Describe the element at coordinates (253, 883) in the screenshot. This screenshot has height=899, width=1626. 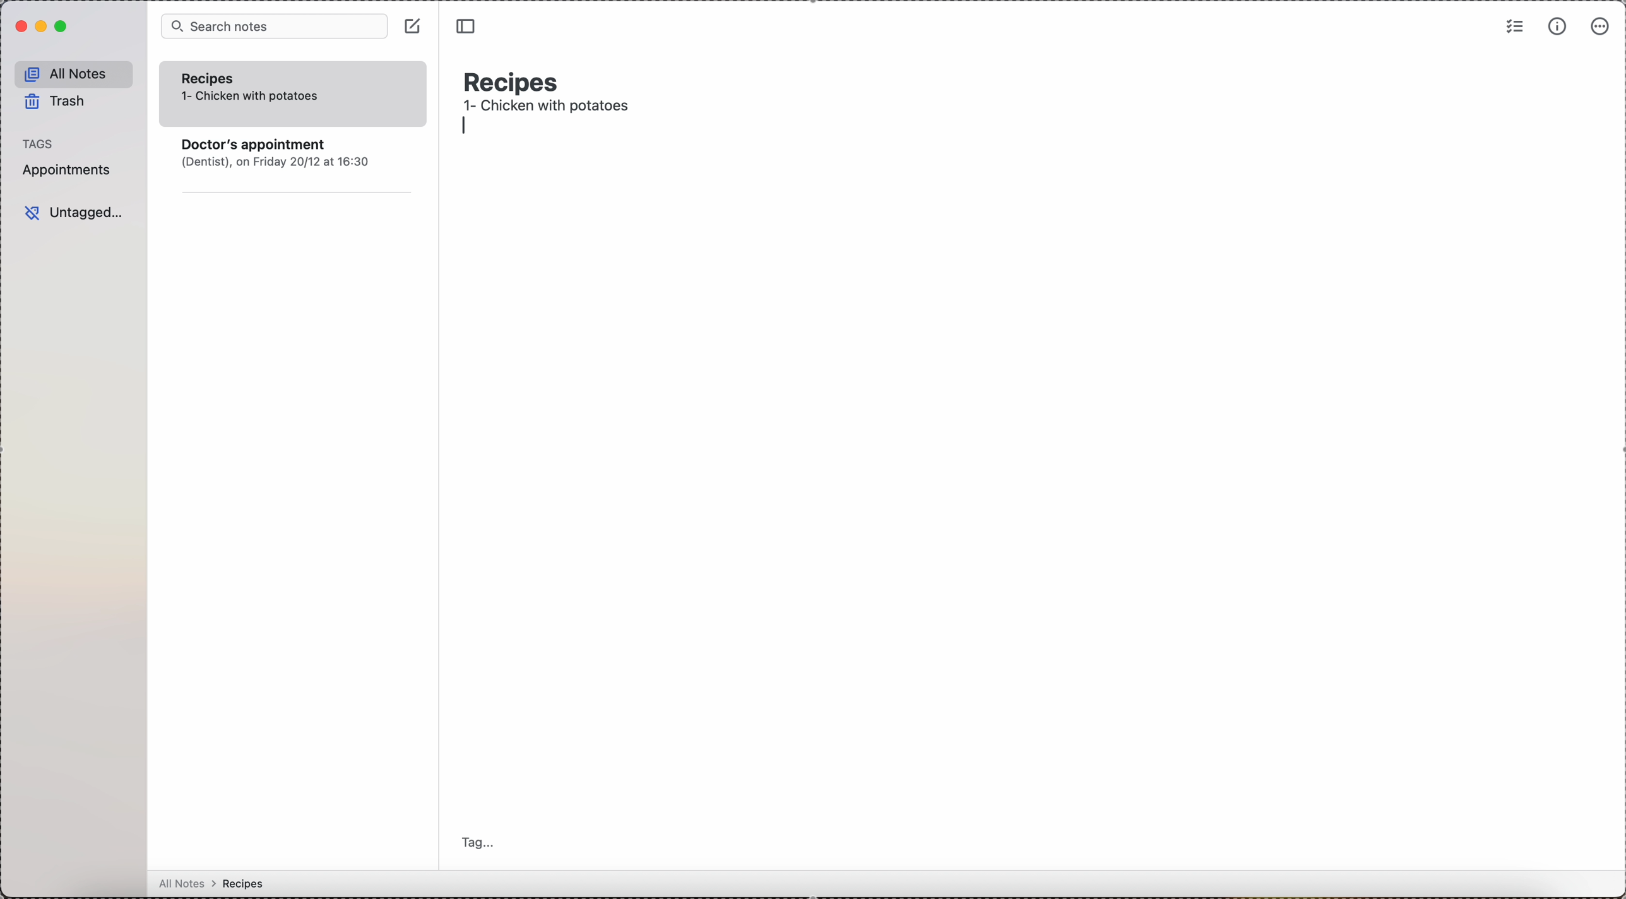
I see `all notes` at that location.